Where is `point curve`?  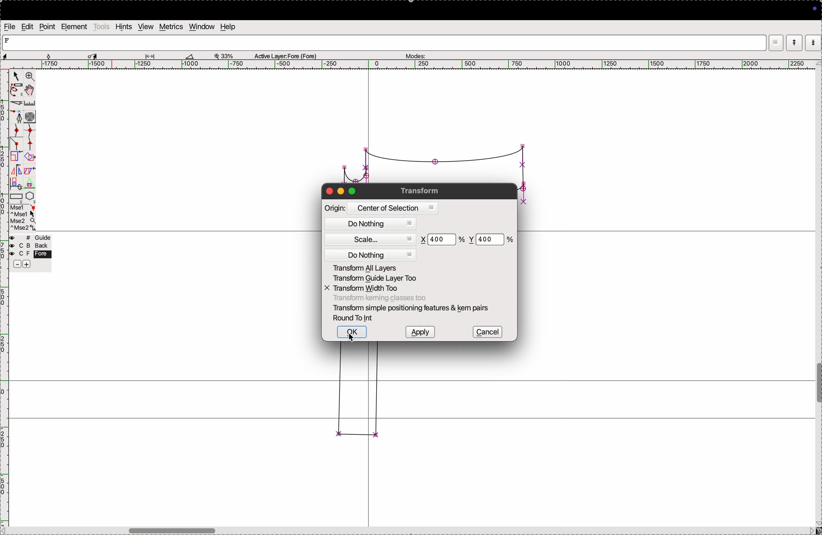
point curve is located at coordinates (17, 131).